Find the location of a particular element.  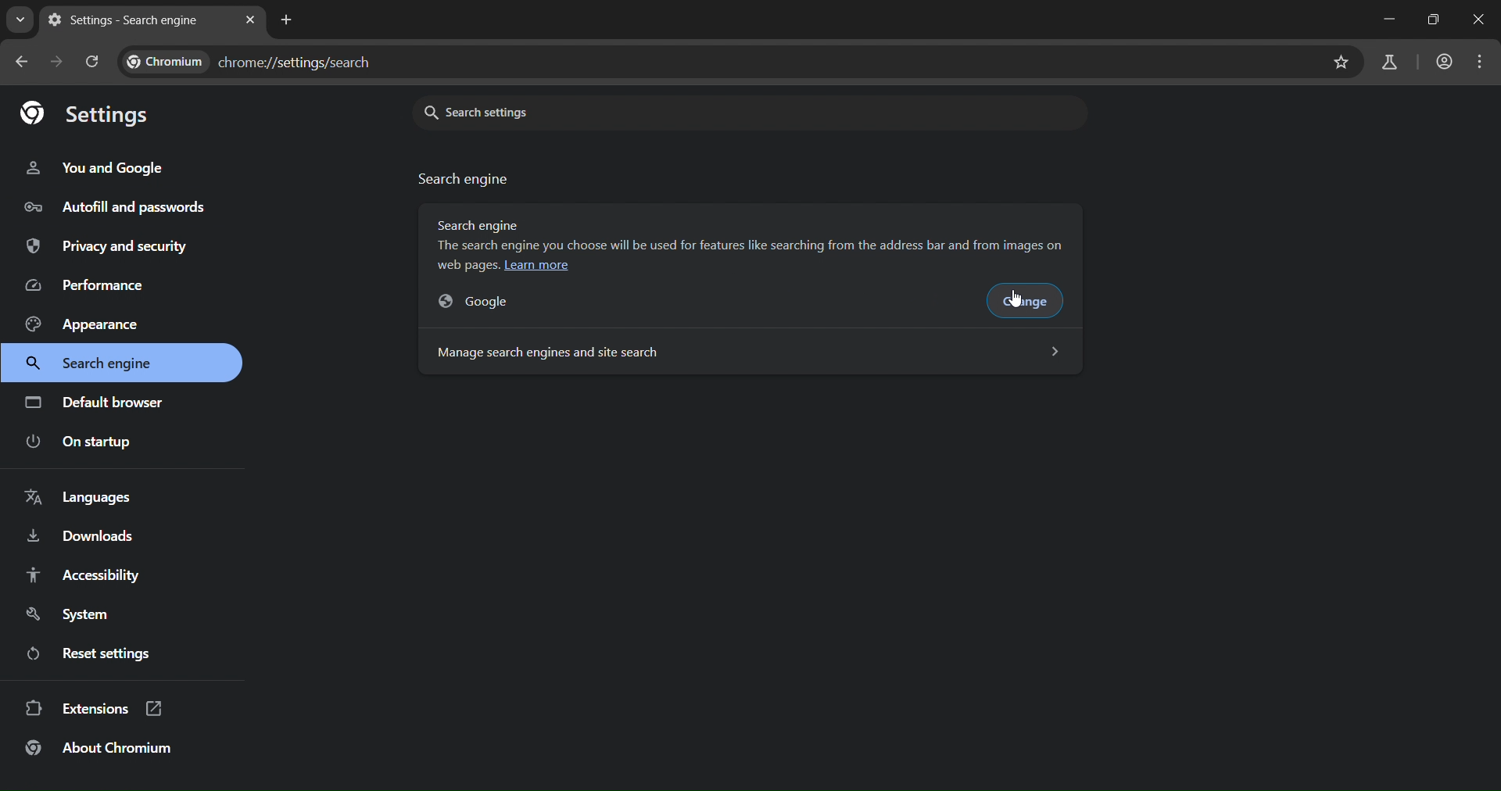

change is located at coordinates (1030, 302).